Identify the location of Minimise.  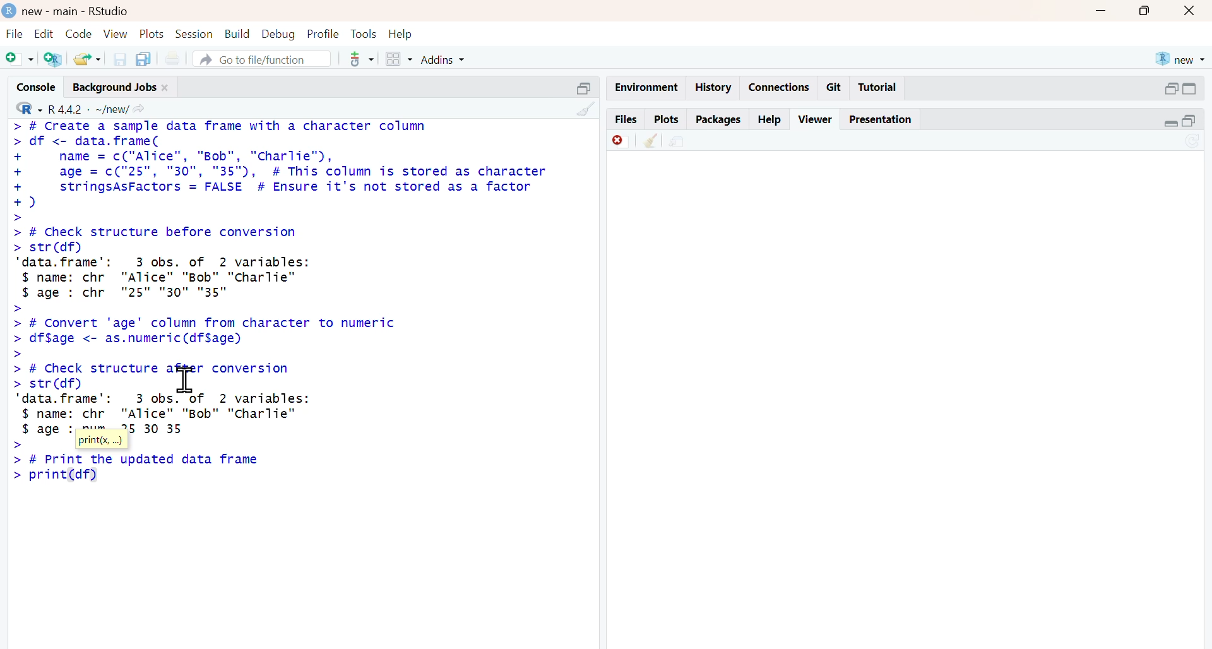
(1101, 9).